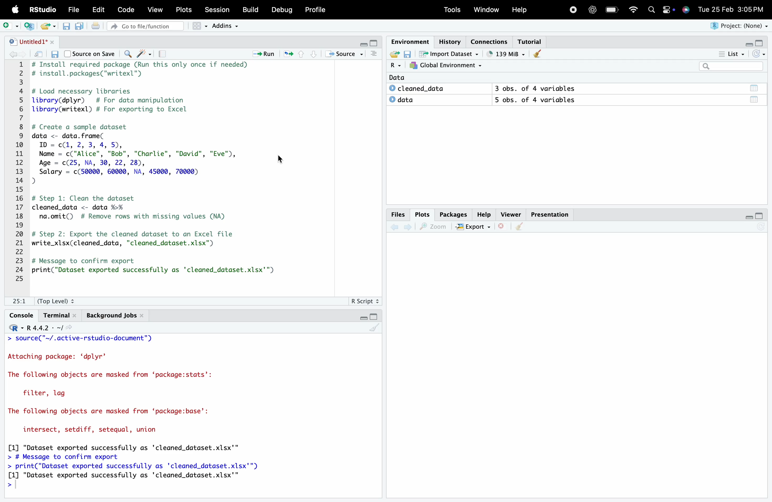 The image size is (772, 502). Describe the element at coordinates (23, 316) in the screenshot. I see `Console` at that location.